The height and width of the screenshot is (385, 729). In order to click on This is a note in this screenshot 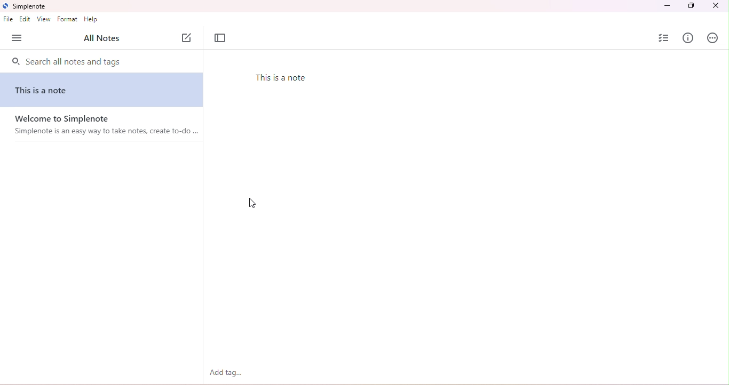, I will do `click(44, 91)`.